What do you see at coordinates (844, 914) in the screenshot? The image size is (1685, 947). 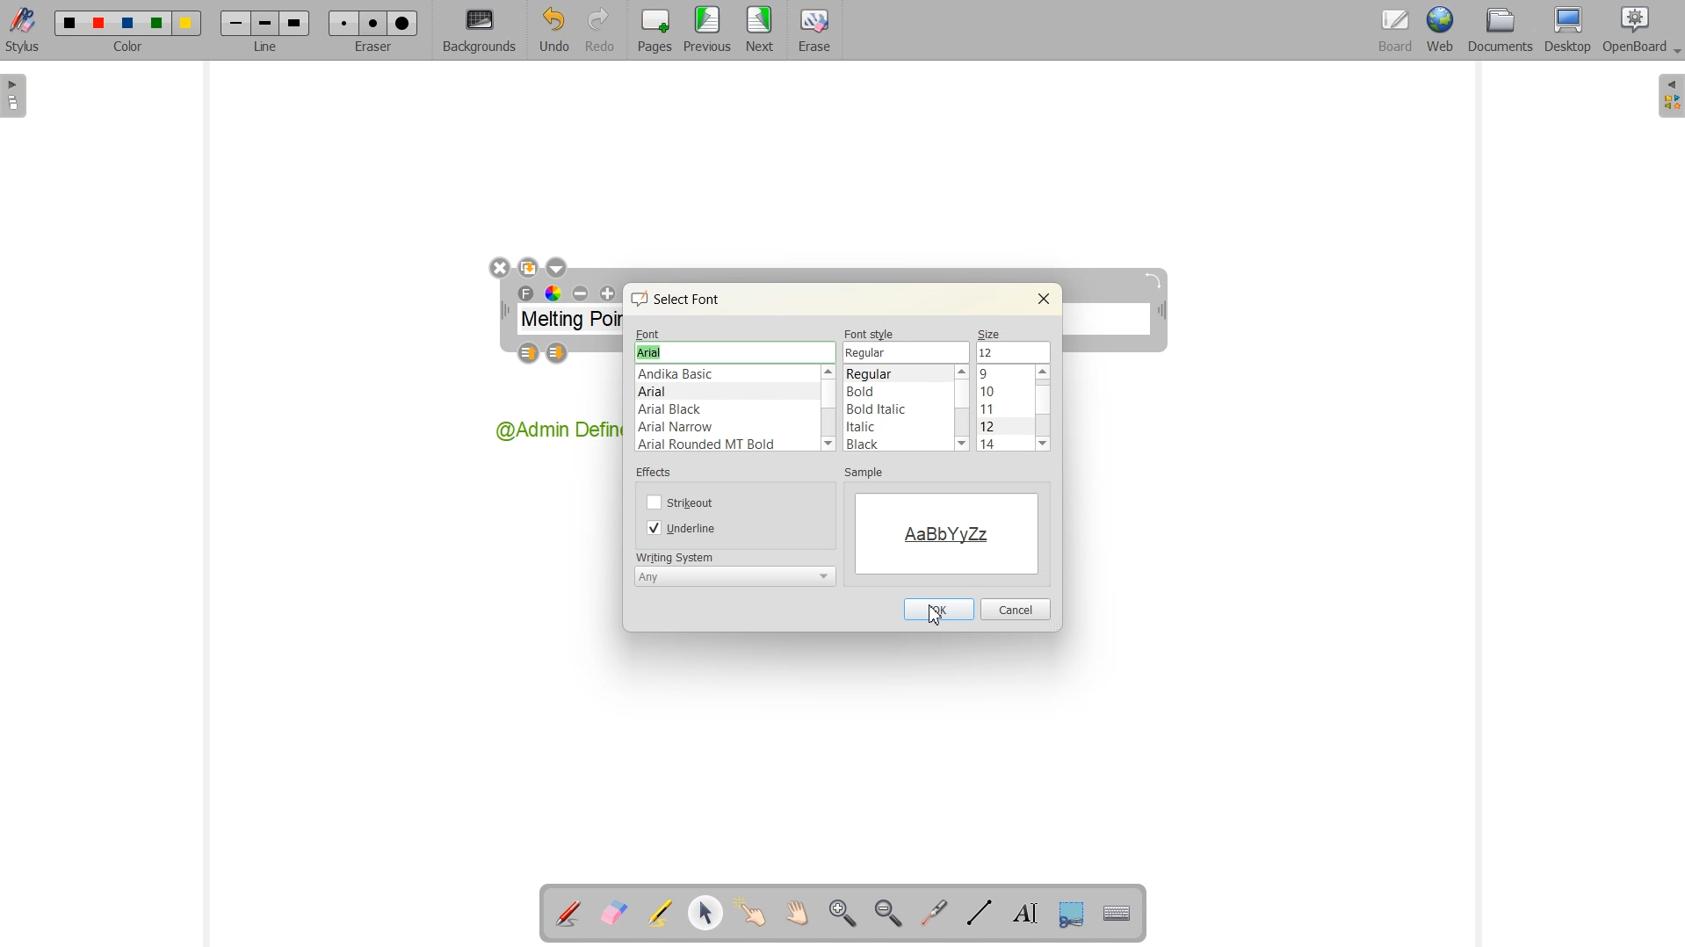 I see `Zoom In` at bounding box center [844, 914].